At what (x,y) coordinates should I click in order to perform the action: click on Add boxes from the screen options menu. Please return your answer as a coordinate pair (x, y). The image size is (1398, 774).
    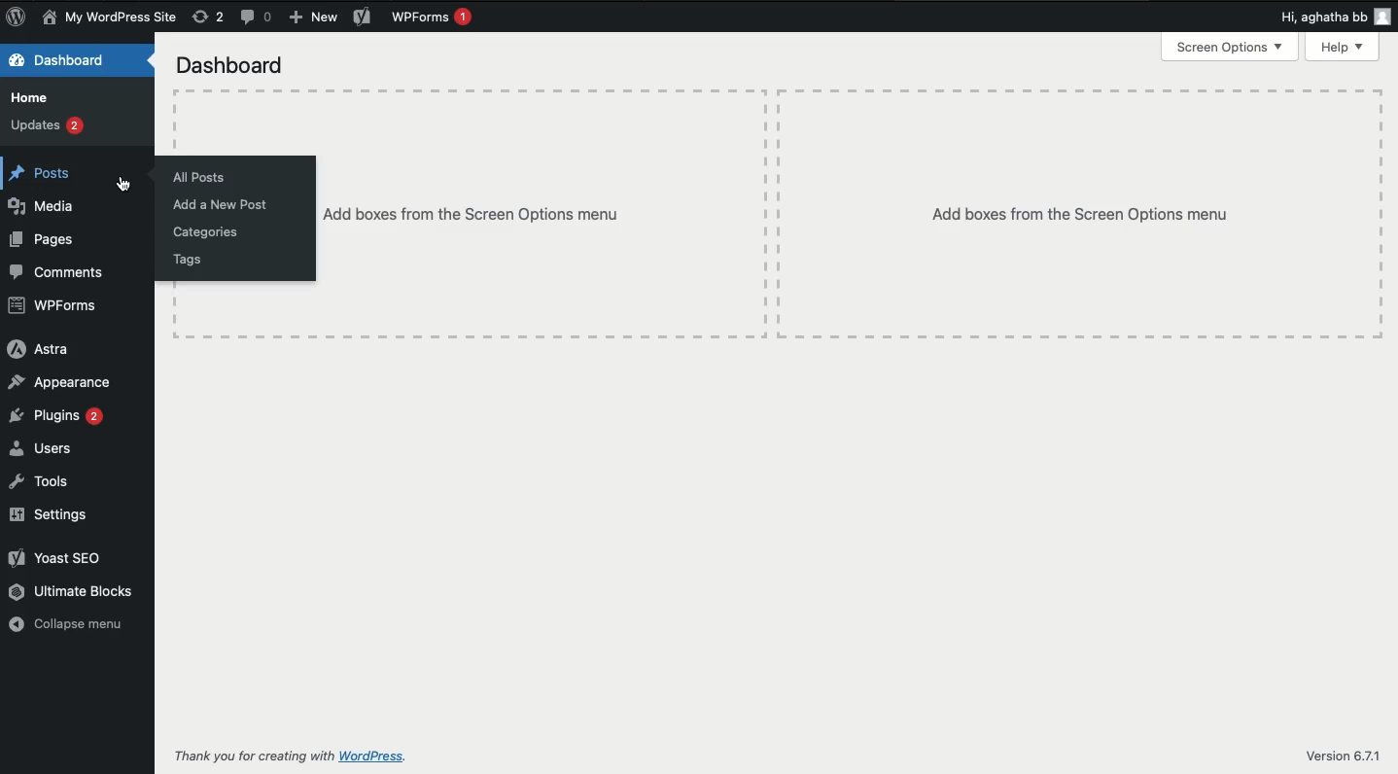
    Looking at the image, I should click on (1080, 214).